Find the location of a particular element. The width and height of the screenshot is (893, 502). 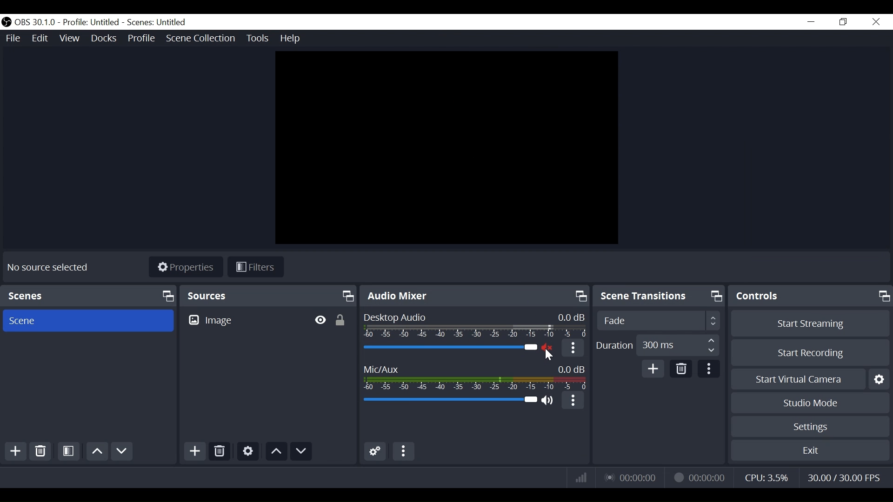

Filters is located at coordinates (255, 267).